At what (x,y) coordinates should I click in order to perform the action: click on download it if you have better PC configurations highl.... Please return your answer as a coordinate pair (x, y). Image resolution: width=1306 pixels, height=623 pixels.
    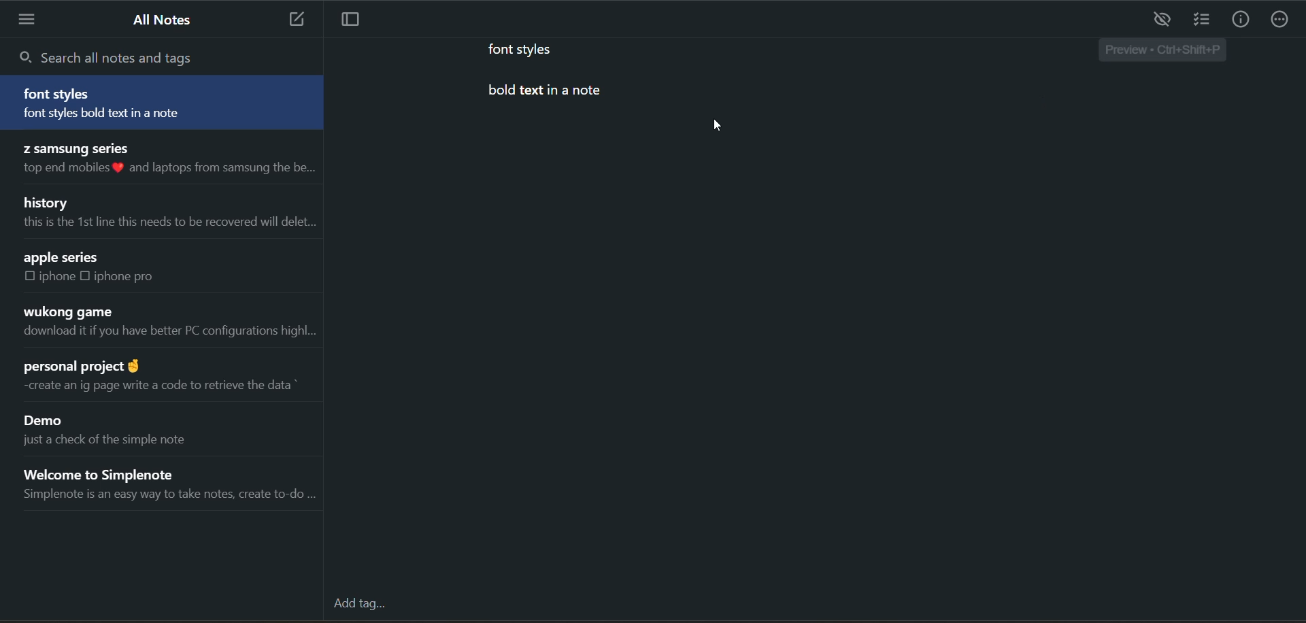
    Looking at the image, I should click on (168, 334).